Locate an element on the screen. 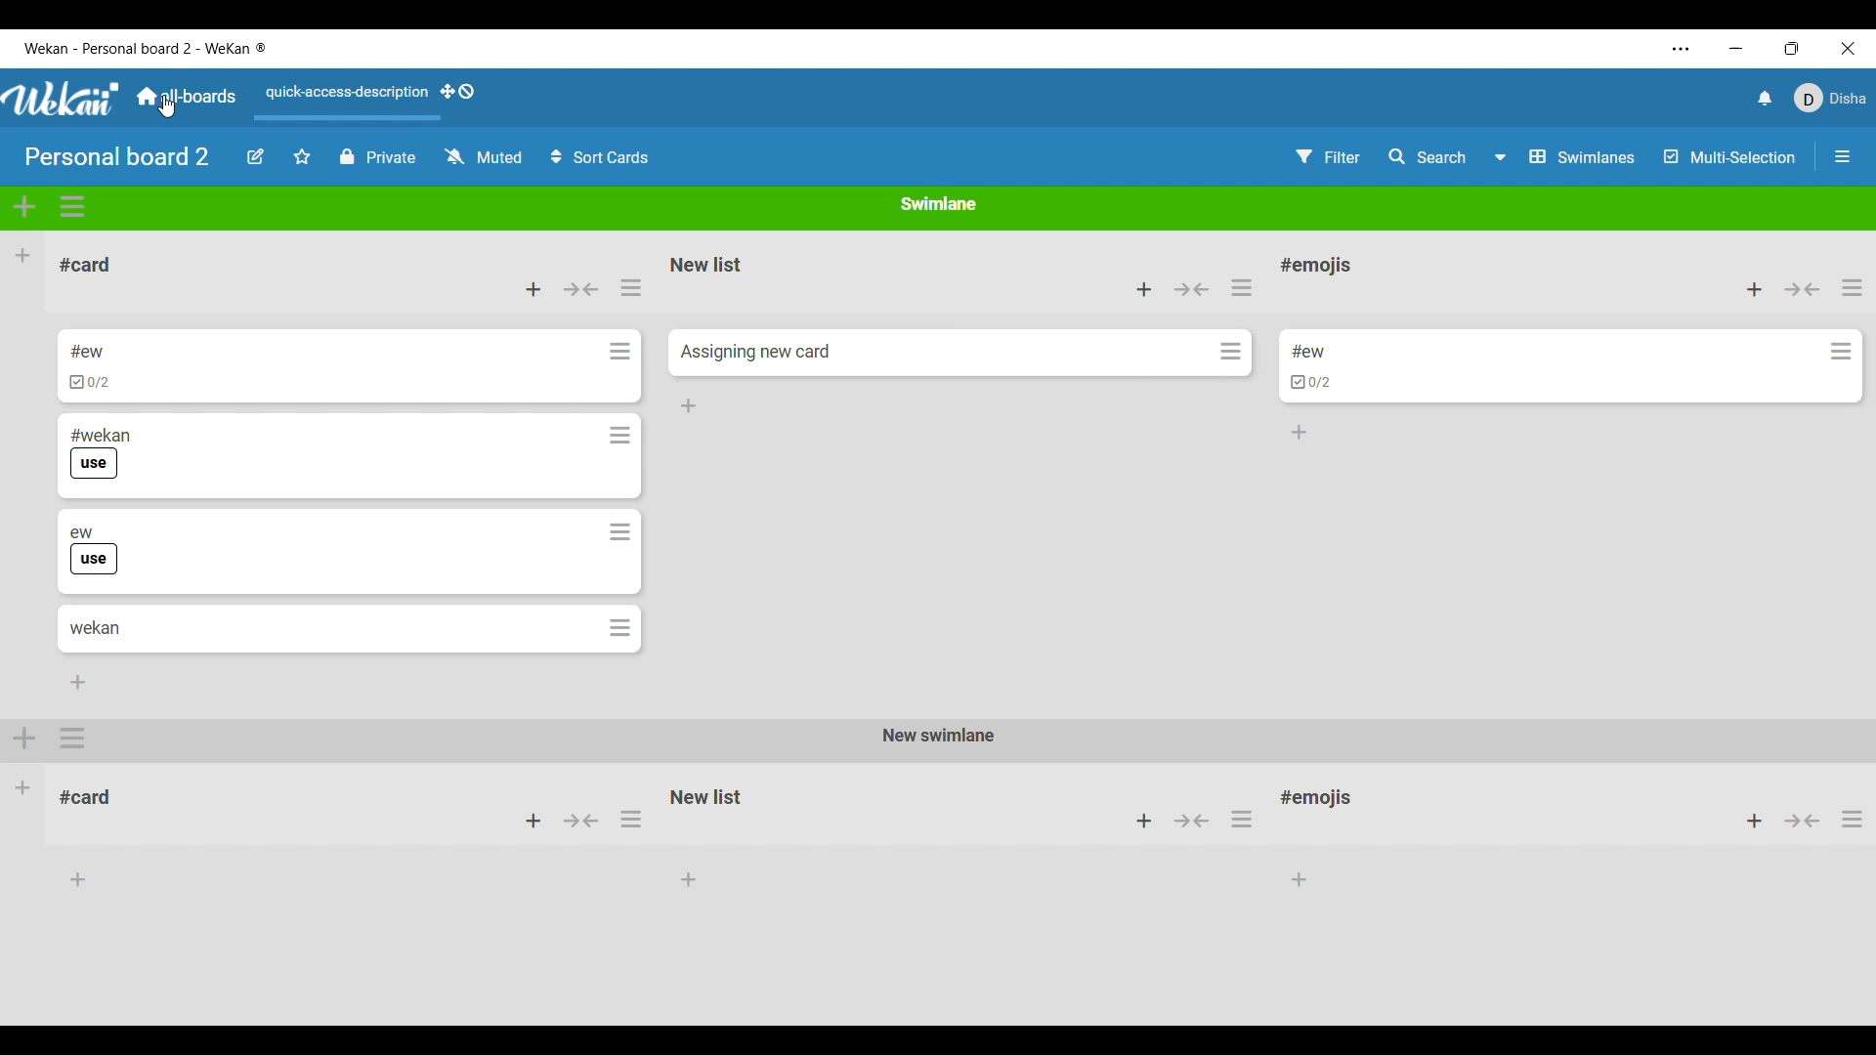 Image resolution: width=1876 pixels, height=1055 pixels. add is located at coordinates (1300, 882).